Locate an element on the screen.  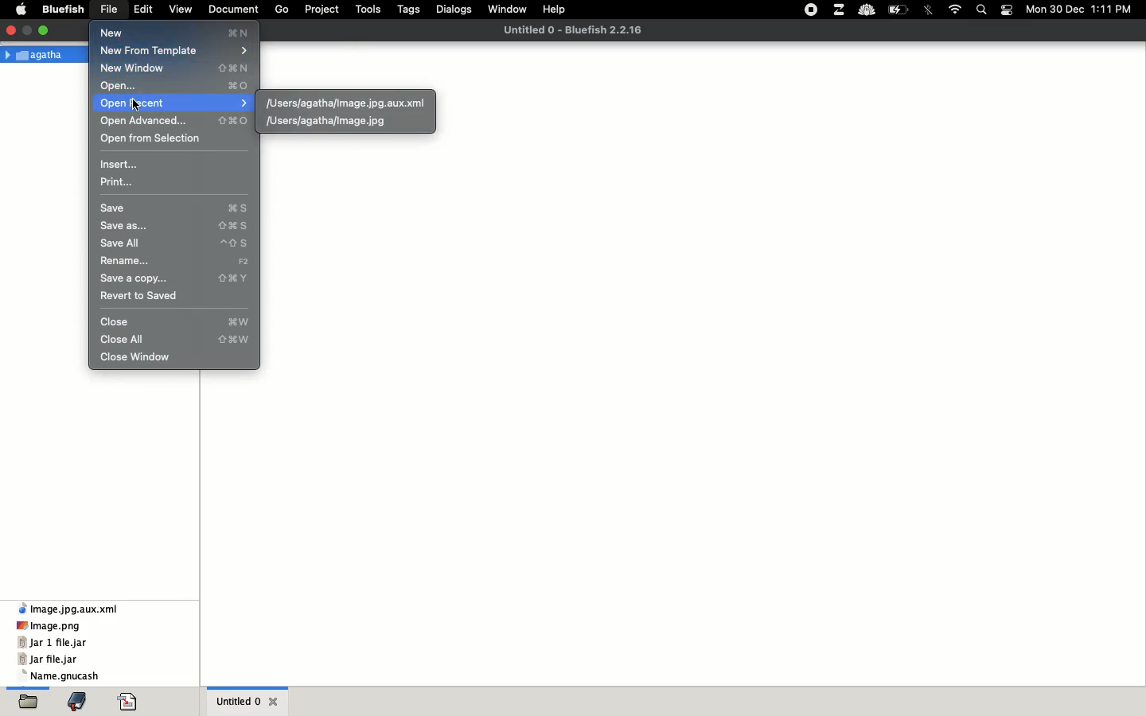
help is located at coordinates (556, 10).